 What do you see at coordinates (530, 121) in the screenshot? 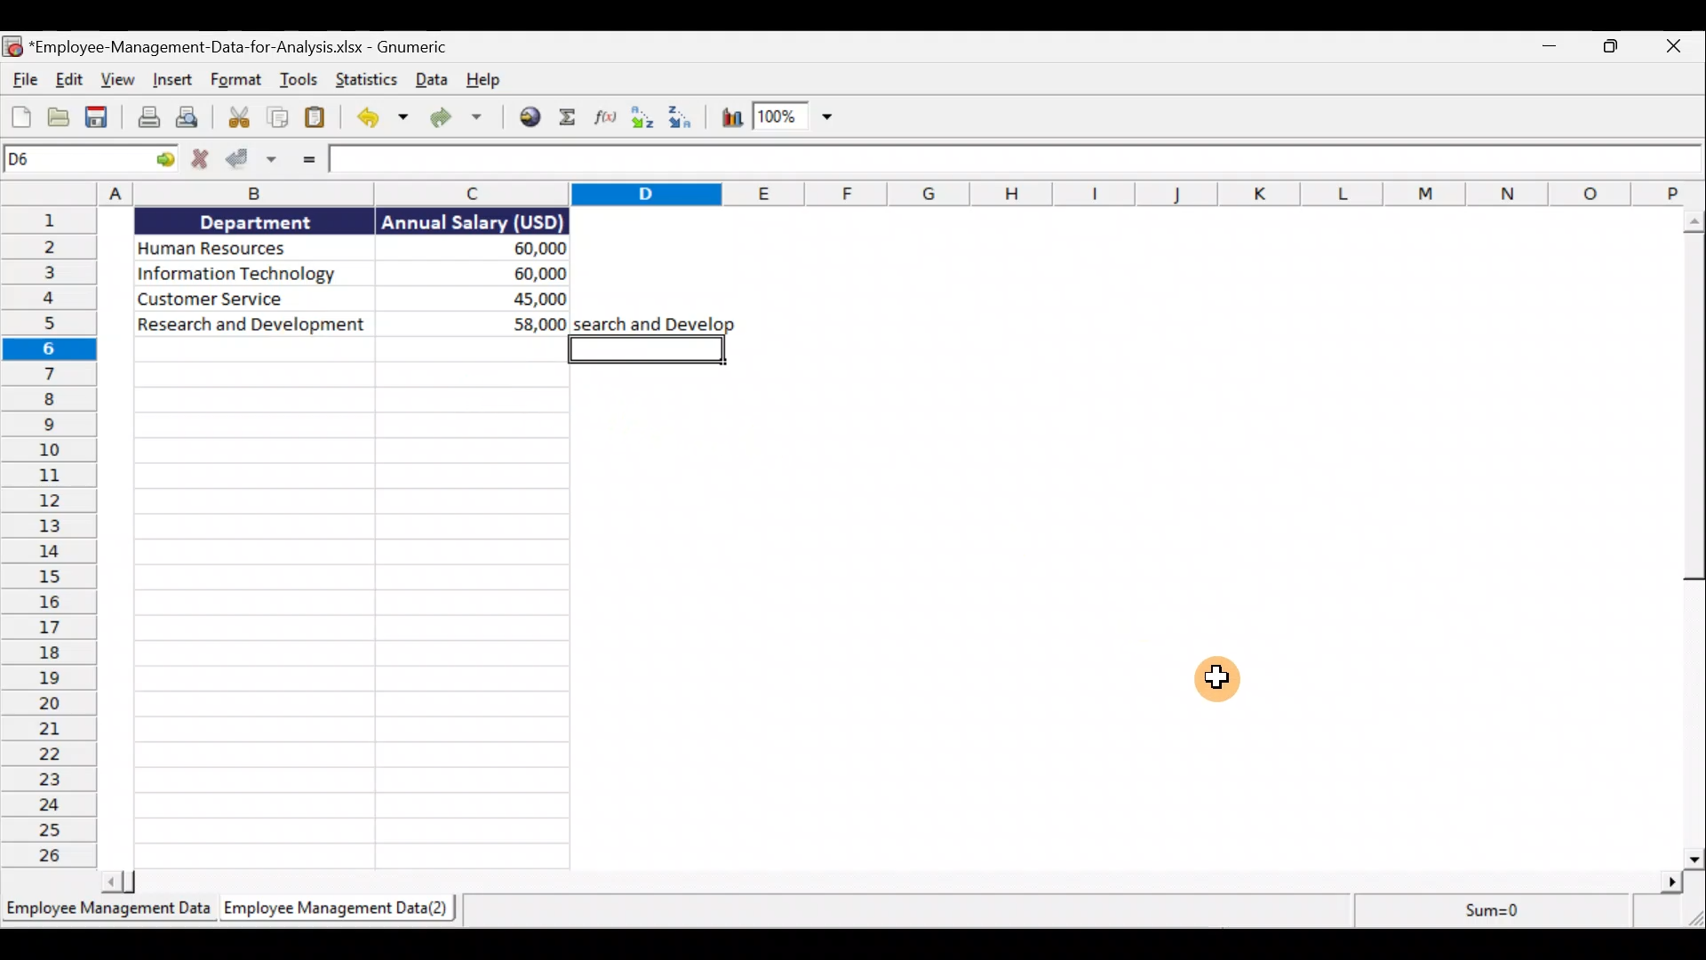
I see `Insert a hyperlink` at bounding box center [530, 121].